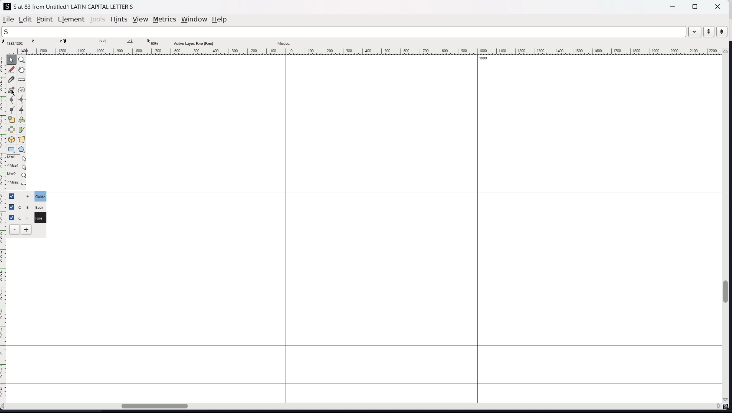  What do you see at coordinates (11, 80) in the screenshot?
I see `cut splines in two` at bounding box center [11, 80].